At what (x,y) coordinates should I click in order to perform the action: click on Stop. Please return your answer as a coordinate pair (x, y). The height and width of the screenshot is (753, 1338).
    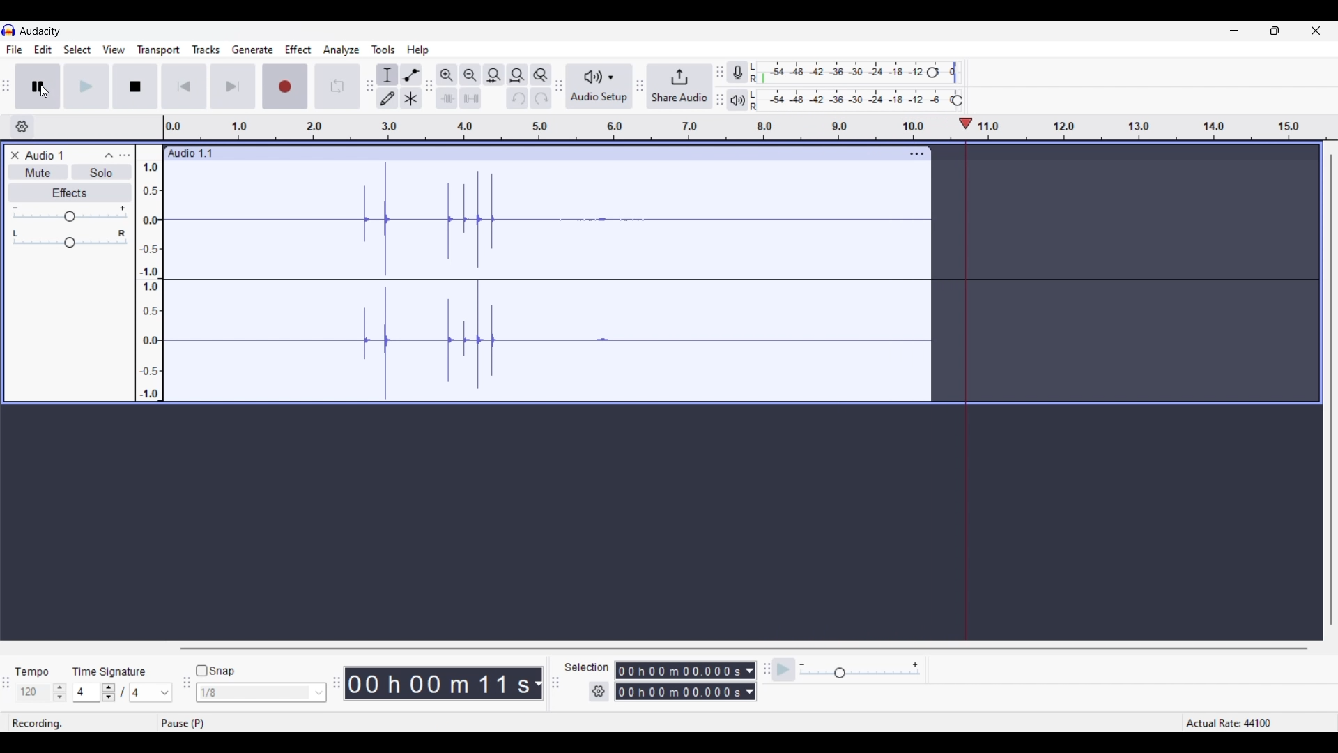
    Looking at the image, I should click on (135, 86).